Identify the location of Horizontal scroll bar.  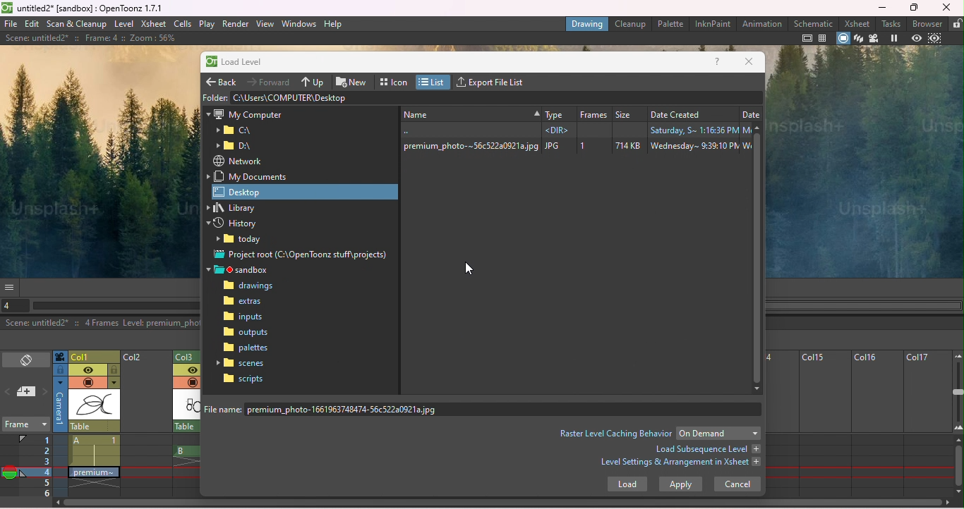
(116, 306).